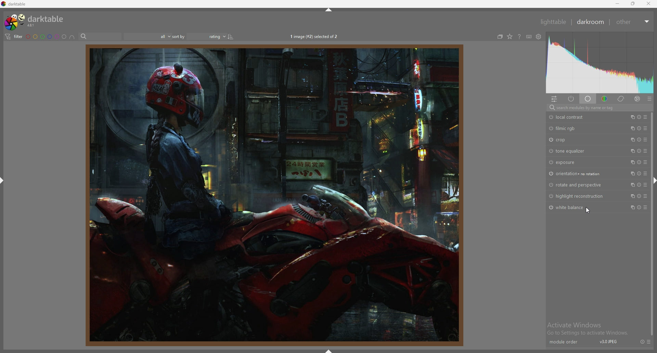 This screenshot has width=657, height=353. I want to click on keyboard shortcuts, so click(529, 37).